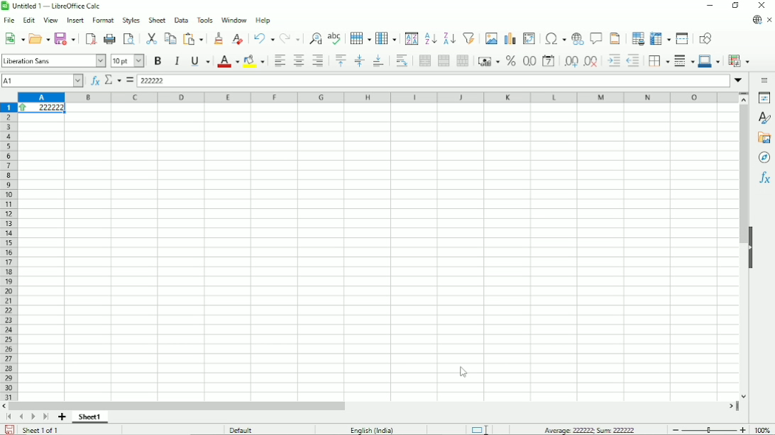 The width and height of the screenshot is (775, 435). What do you see at coordinates (661, 38) in the screenshot?
I see `Freeze columns and rows` at bounding box center [661, 38].